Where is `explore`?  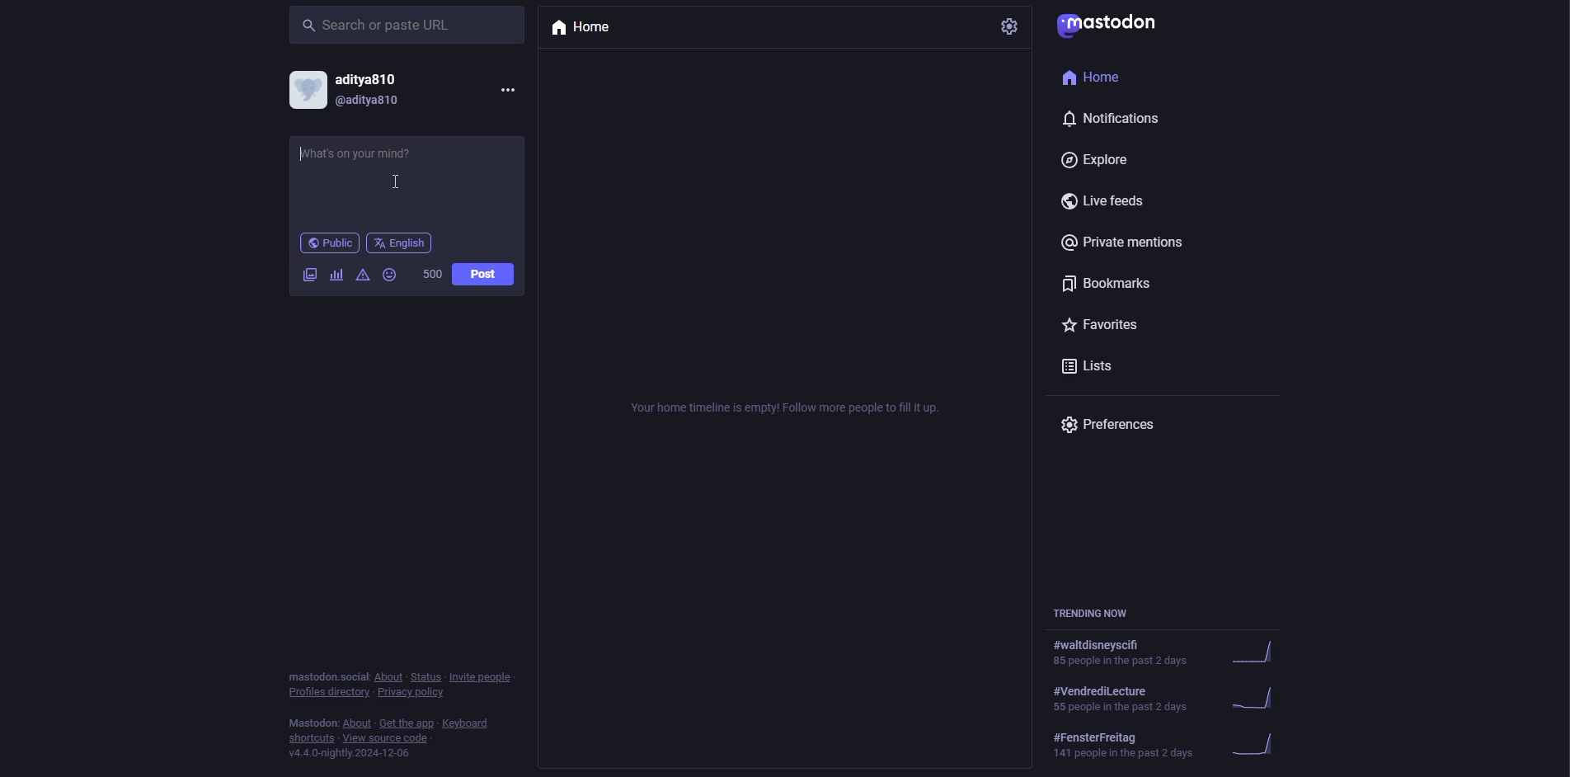 explore is located at coordinates (1096, 160).